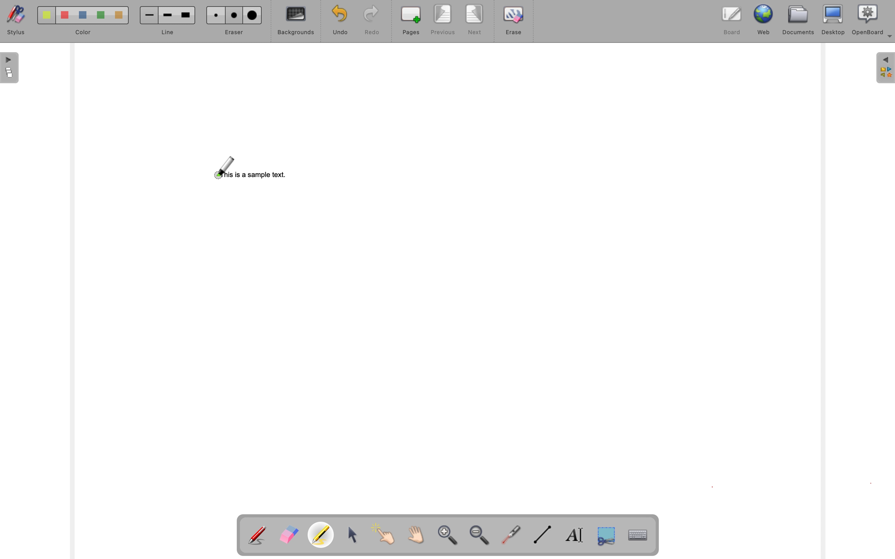 Image resolution: width=895 pixels, height=559 pixels. I want to click on select and modify objects, so click(357, 533).